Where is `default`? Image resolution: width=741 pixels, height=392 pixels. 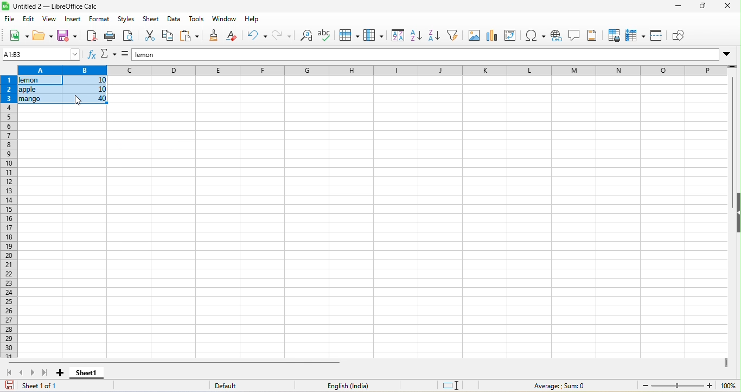
default is located at coordinates (250, 385).